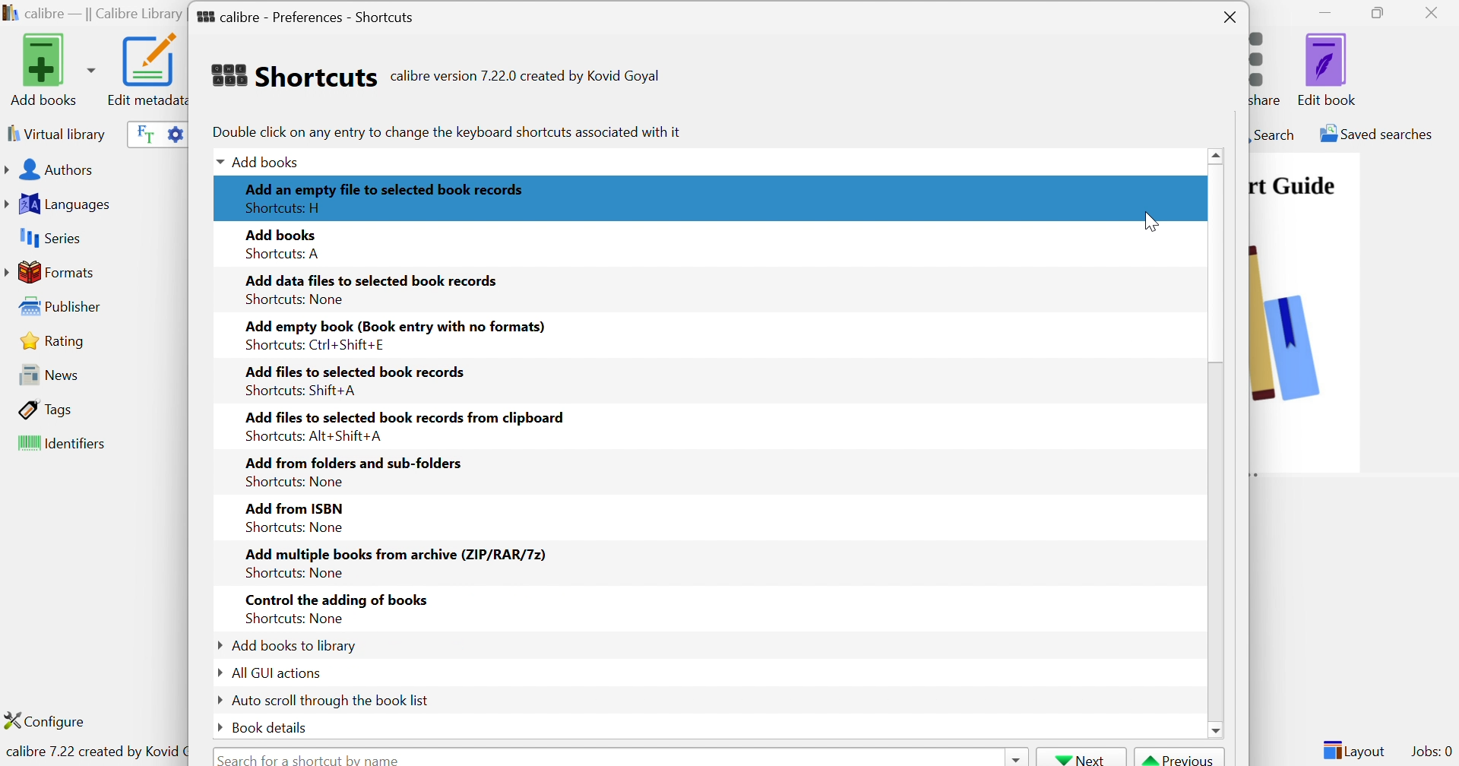  Describe the element at coordinates (1293, 185) in the screenshot. I see `Quick Start Guide` at that location.